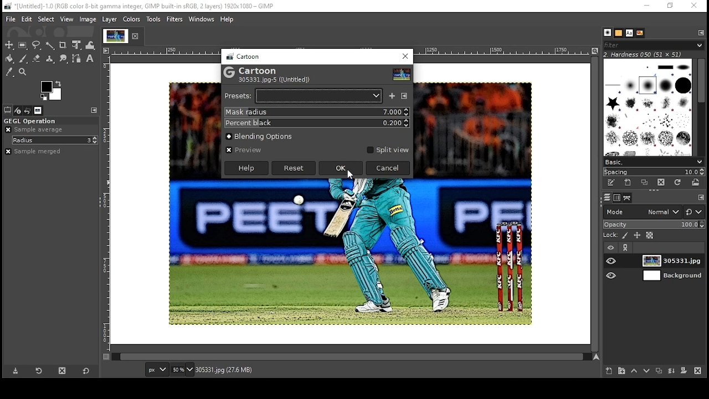 The height and width of the screenshot is (399, 709). I want to click on scroll bar, so click(351, 357).